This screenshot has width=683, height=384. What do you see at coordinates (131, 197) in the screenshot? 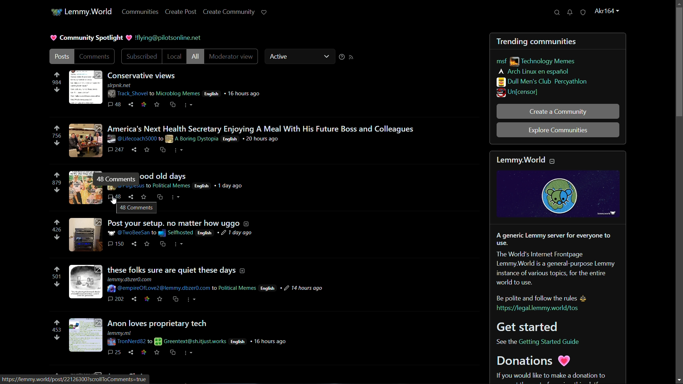
I see `share` at bounding box center [131, 197].